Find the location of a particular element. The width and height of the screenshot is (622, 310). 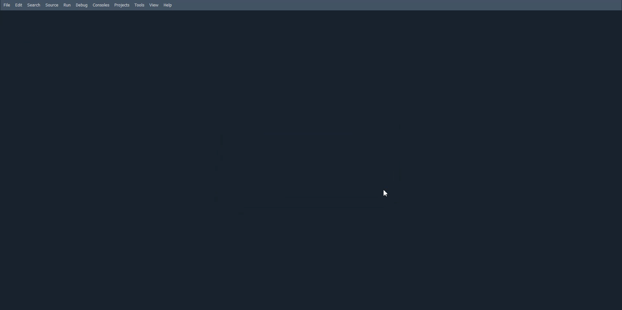

File is located at coordinates (7, 5).